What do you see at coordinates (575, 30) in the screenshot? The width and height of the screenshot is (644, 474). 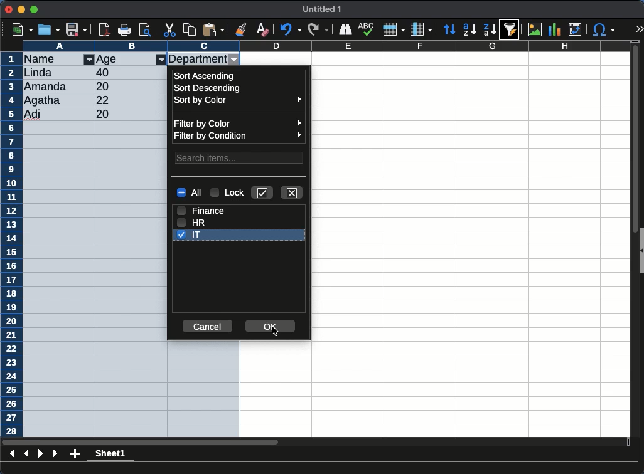 I see `pivot table` at bounding box center [575, 30].